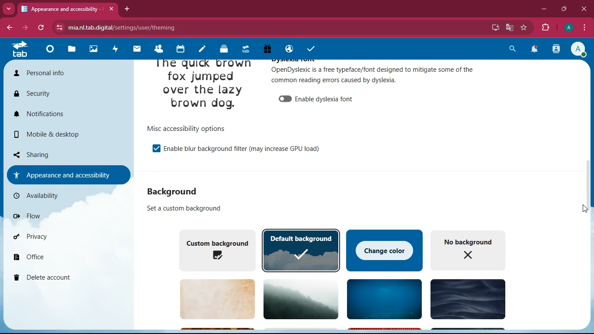  Describe the element at coordinates (568, 28) in the screenshot. I see `profile` at that location.